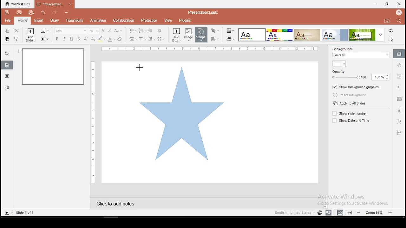  I want to click on restore, so click(387, 4).